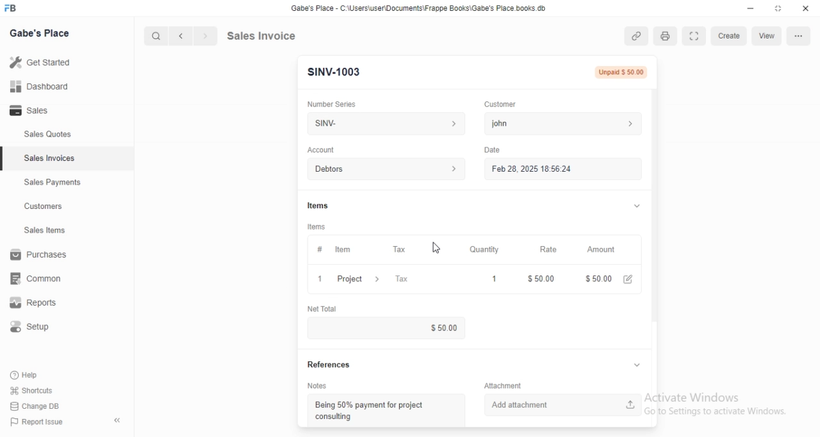  I want to click on collapse, so click(635, 206).